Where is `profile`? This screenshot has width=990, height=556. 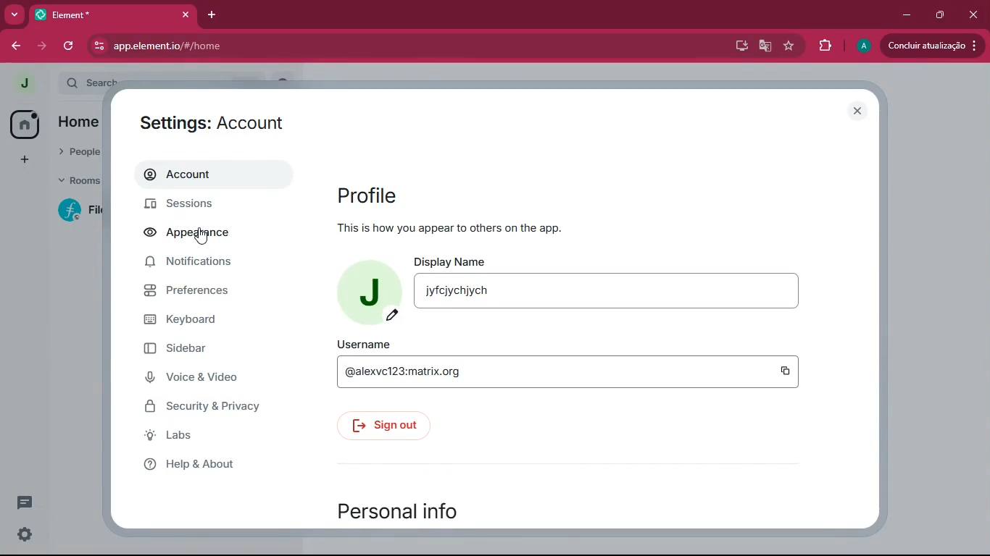 profile is located at coordinates (370, 195).